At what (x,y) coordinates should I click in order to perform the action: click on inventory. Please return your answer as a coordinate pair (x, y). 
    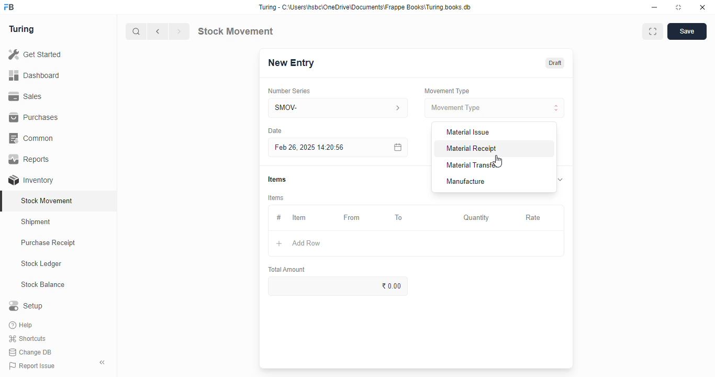
    Looking at the image, I should click on (31, 180).